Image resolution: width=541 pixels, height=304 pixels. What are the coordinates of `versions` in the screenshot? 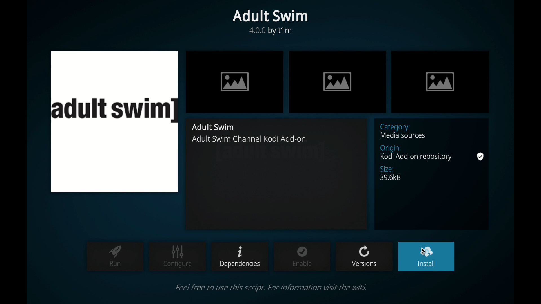 It's located at (364, 256).